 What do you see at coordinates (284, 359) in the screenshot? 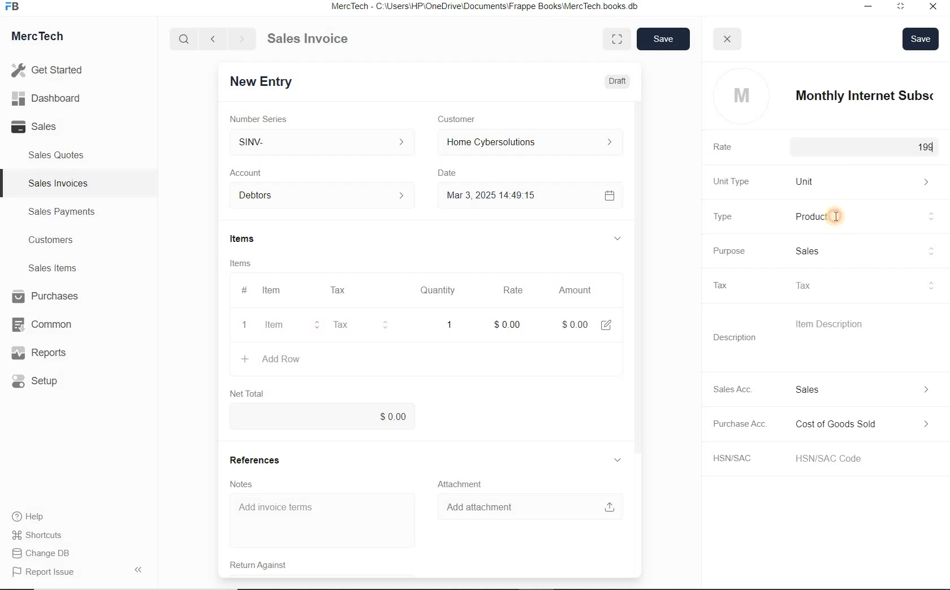
I see `+ Add Row` at bounding box center [284, 359].